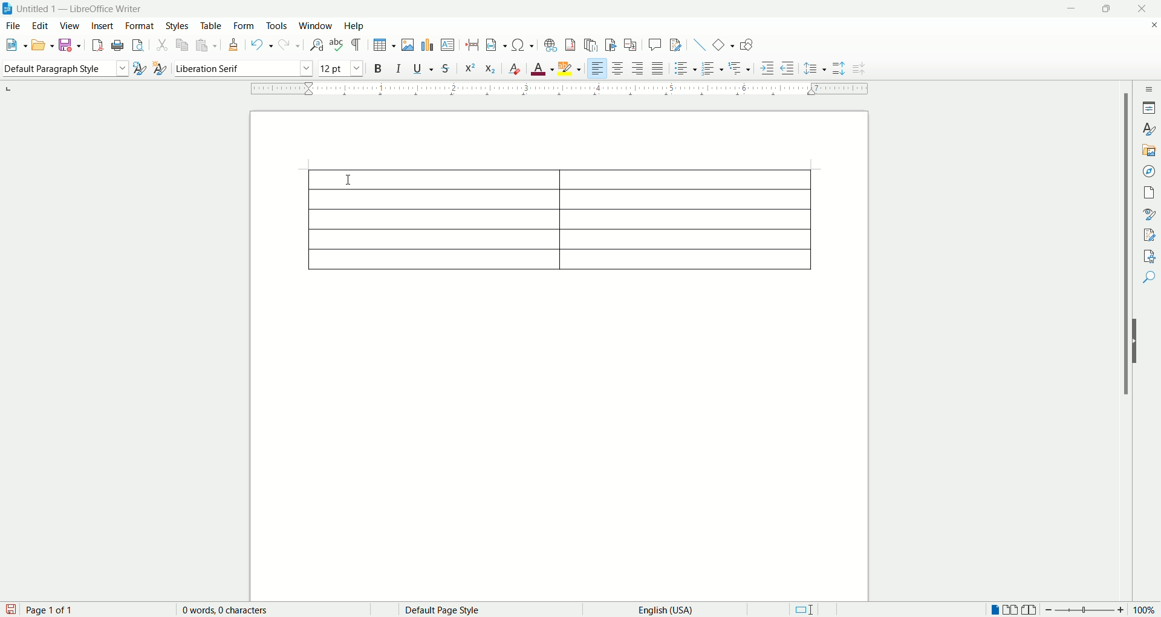  Describe the element at coordinates (183, 44) in the screenshot. I see `copy` at that location.